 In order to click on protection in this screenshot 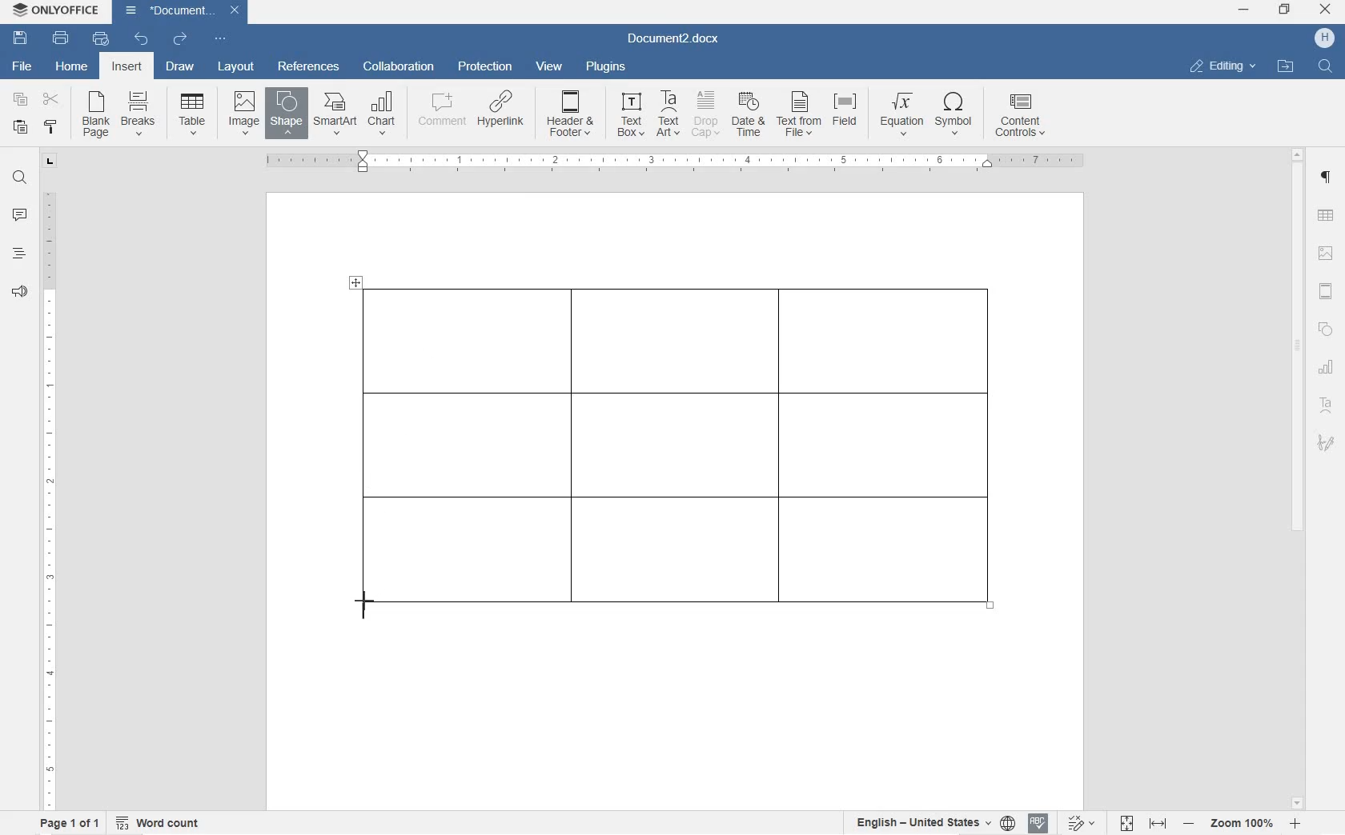, I will do `click(488, 67)`.